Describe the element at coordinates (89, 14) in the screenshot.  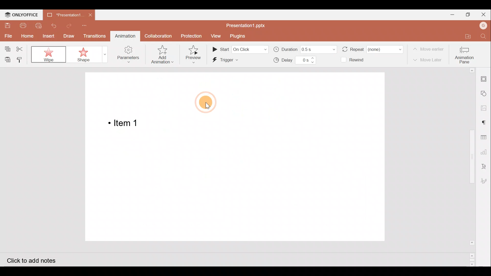
I see `Close document` at that location.